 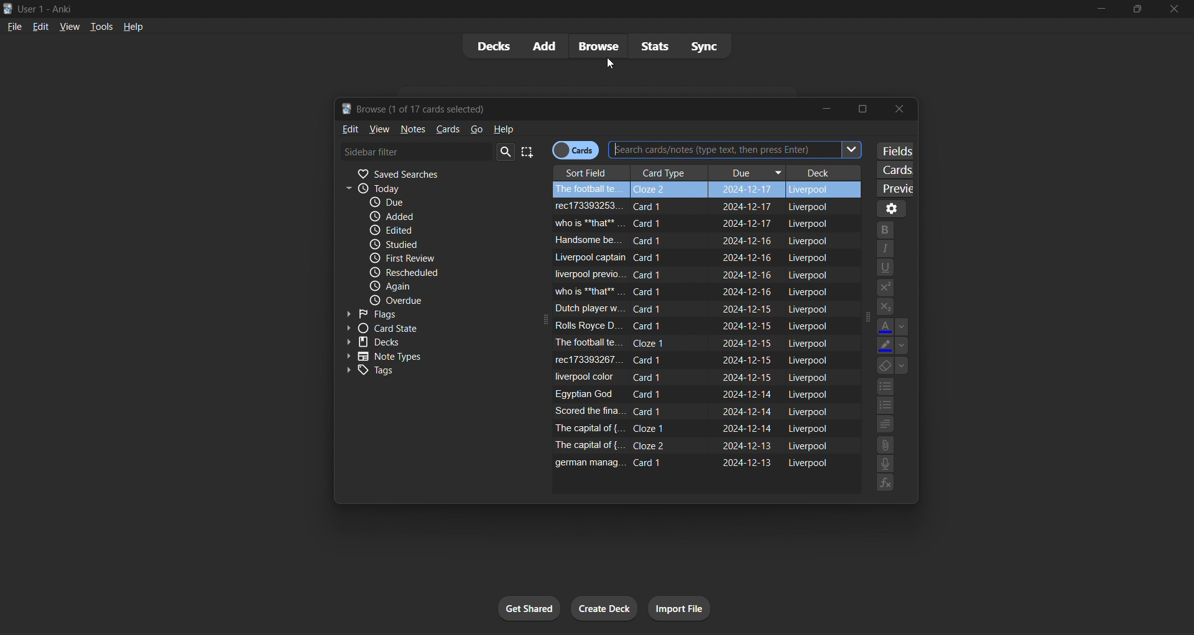 What do you see at coordinates (746, 429) in the screenshot?
I see `due date` at bounding box center [746, 429].